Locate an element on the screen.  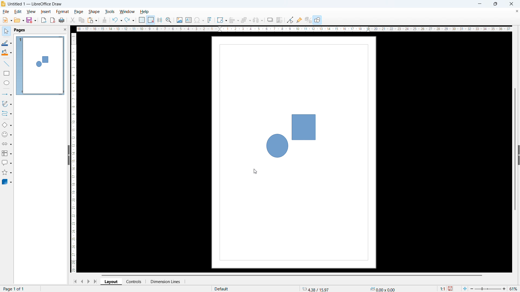
elipse is located at coordinates (7, 82).